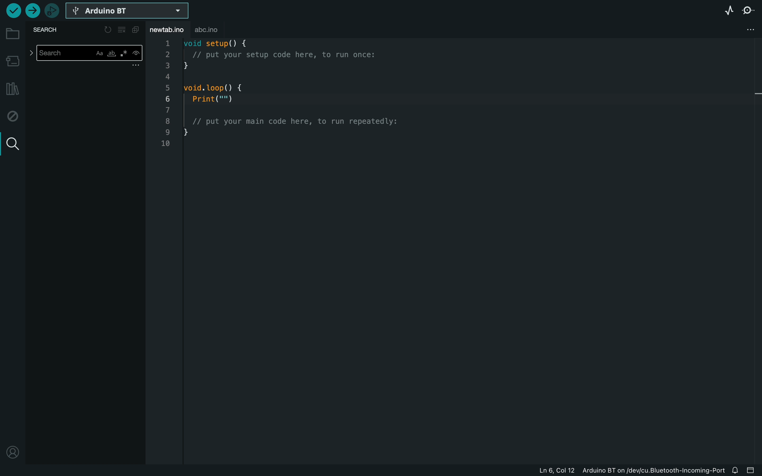 The height and width of the screenshot is (476, 762). I want to click on search, so click(12, 144).